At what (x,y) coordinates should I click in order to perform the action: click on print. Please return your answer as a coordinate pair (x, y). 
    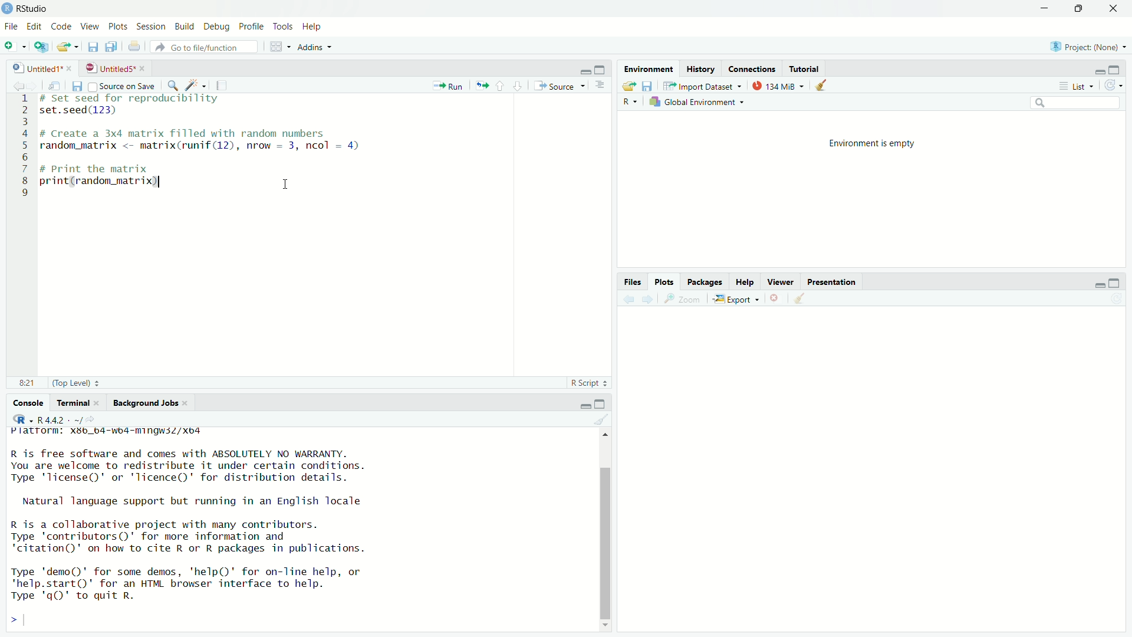
    Looking at the image, I should click on (134, 46).